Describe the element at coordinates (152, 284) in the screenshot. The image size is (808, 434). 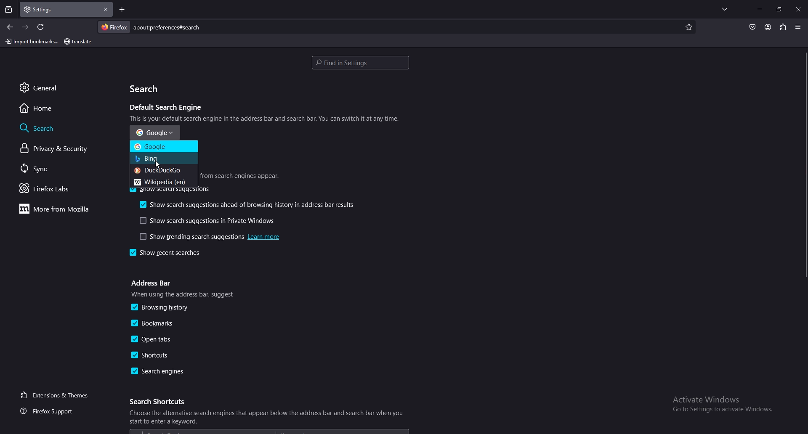
I see `address bar` at that location.